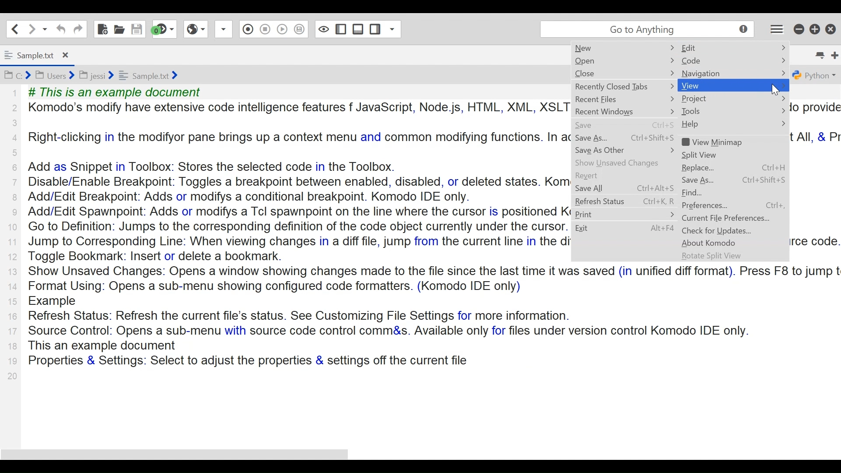 The height and width of the screenshot is (473, 841). Describe the element at coordinates (78, 29) in the screenshot. I see `Redo` at that location.